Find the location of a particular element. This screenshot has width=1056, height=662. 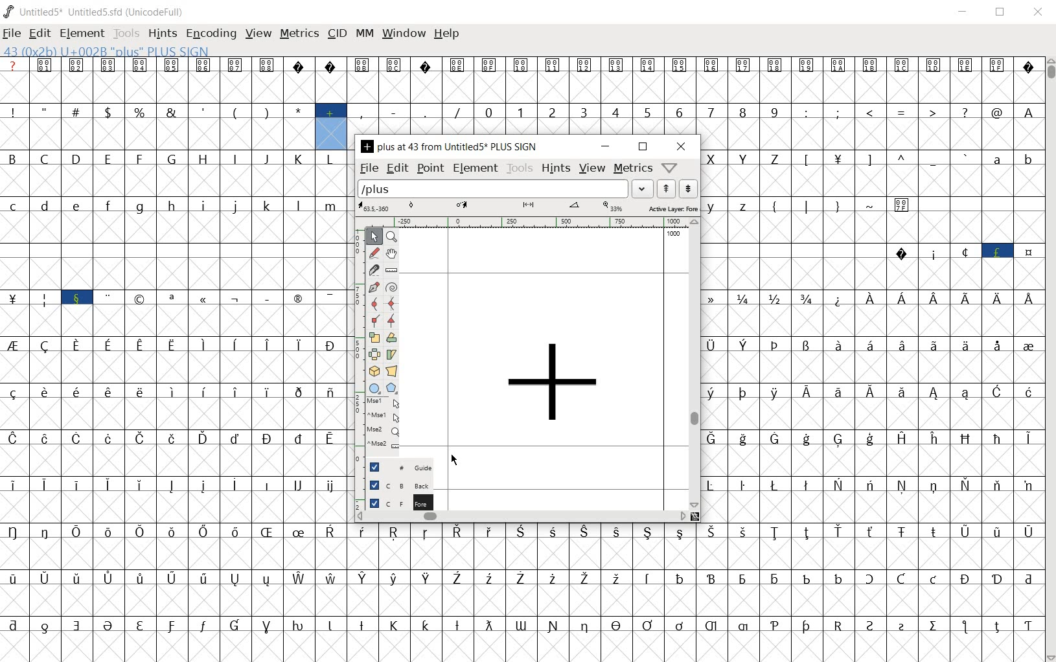

scrollbar is located at coordinates (696, 365).